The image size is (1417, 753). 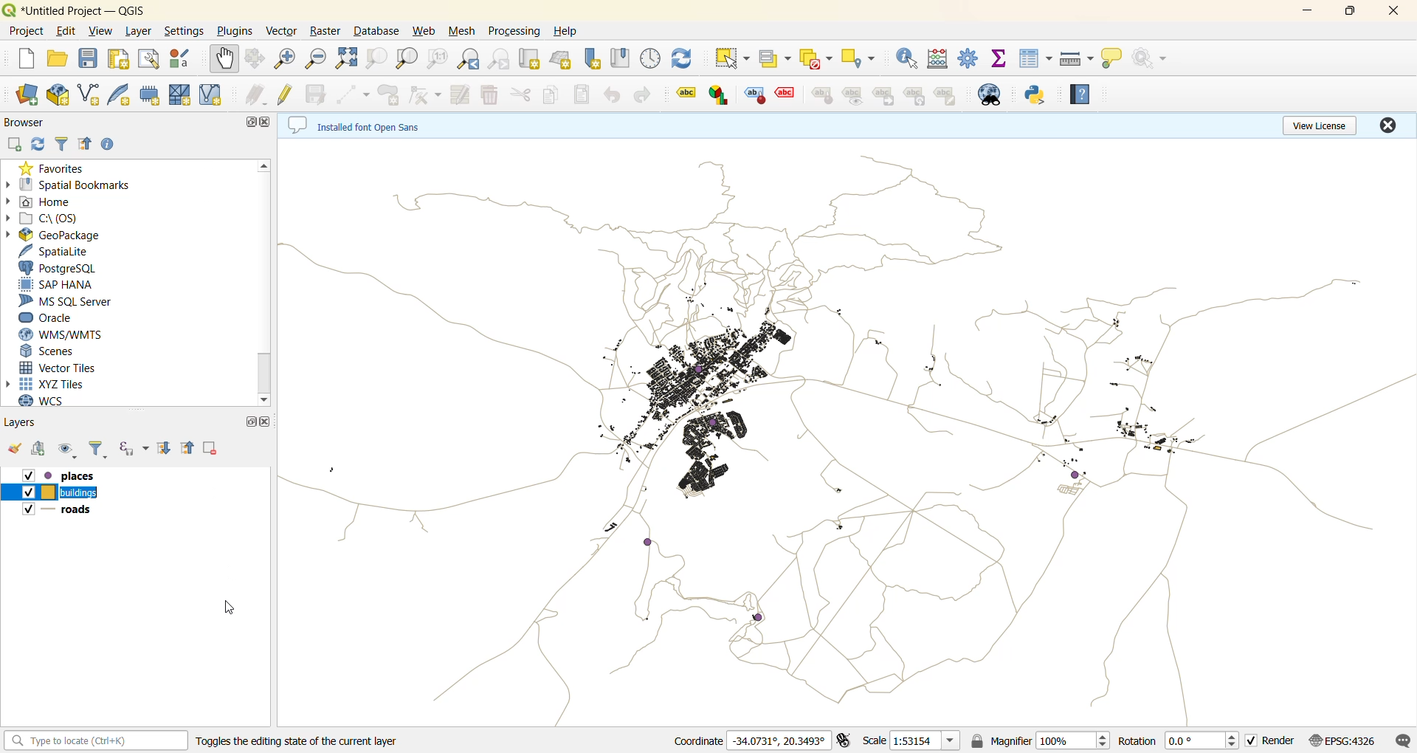 I want to click on help, so click(x=565, y=31).